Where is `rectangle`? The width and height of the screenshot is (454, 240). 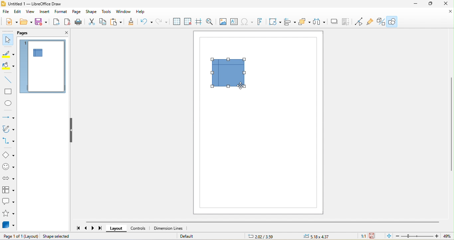 rectangle is located at coordinates (8, 91).